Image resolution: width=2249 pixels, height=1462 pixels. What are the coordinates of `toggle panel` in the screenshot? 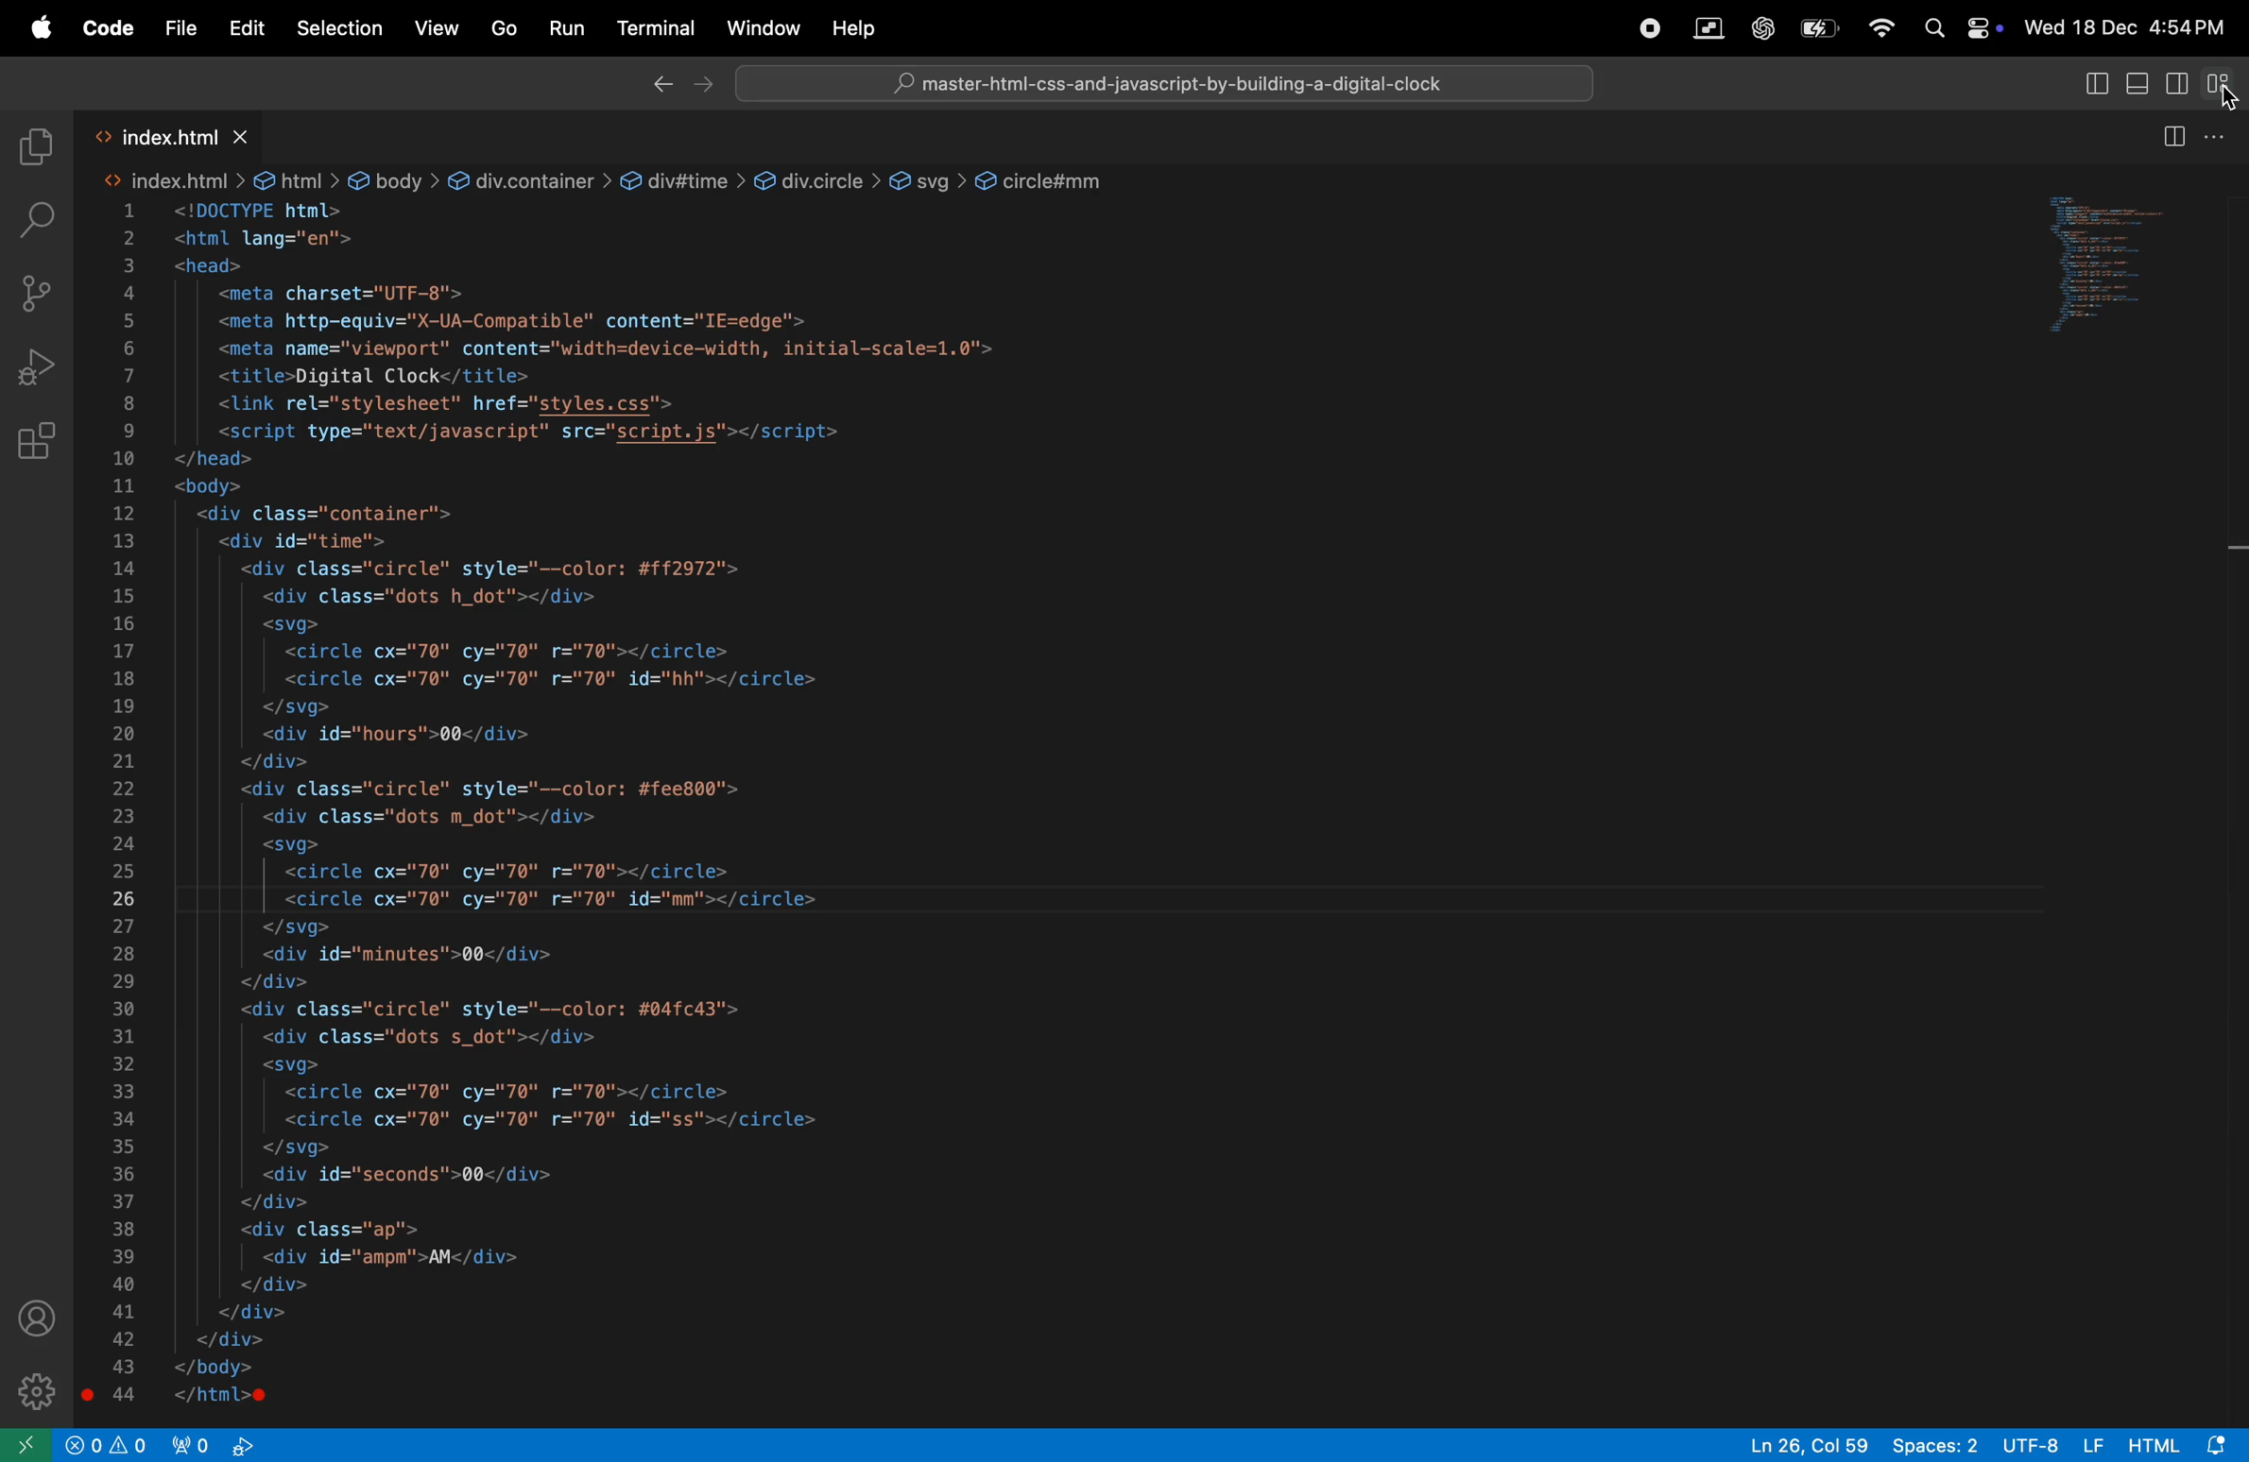 It's located at (2141, 81).